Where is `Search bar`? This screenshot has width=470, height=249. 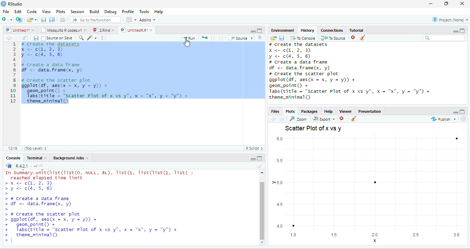
Search bar is located at coordinates (444, 38).